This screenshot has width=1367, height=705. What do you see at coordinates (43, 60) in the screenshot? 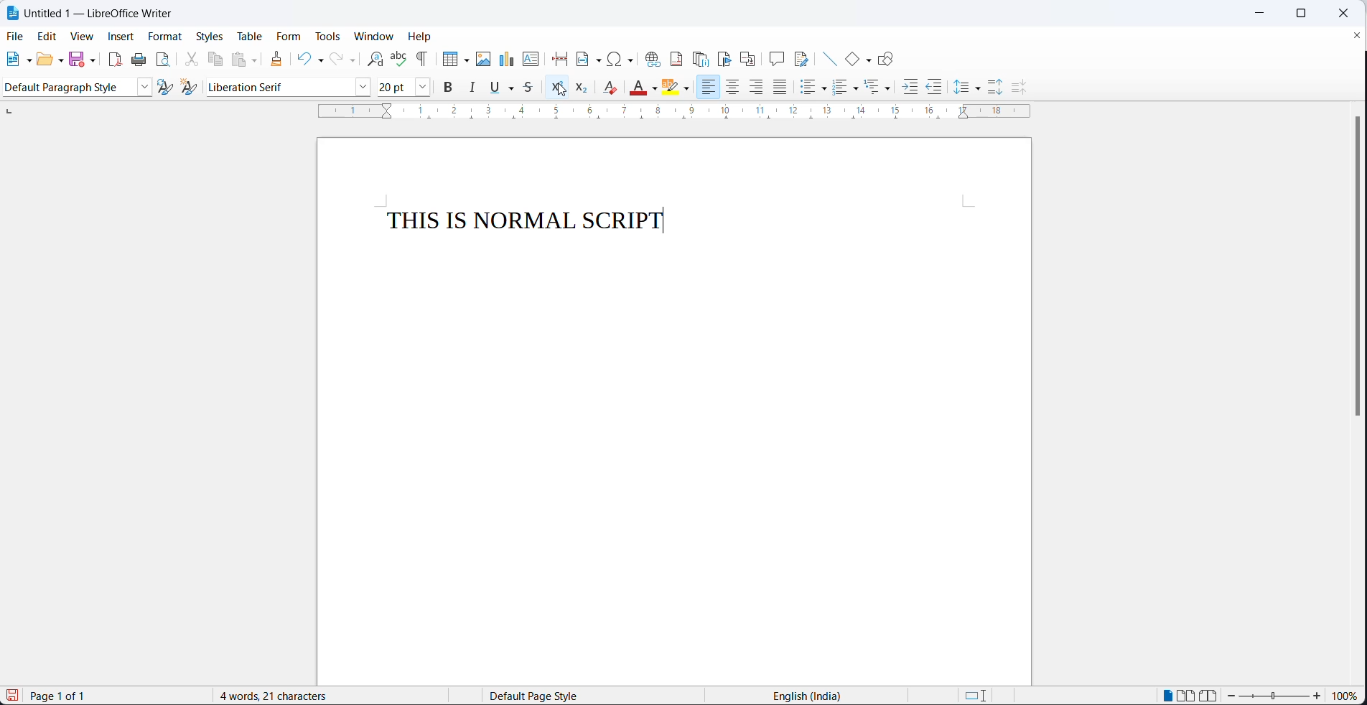
I see `open` at bounding box center [43, 60].